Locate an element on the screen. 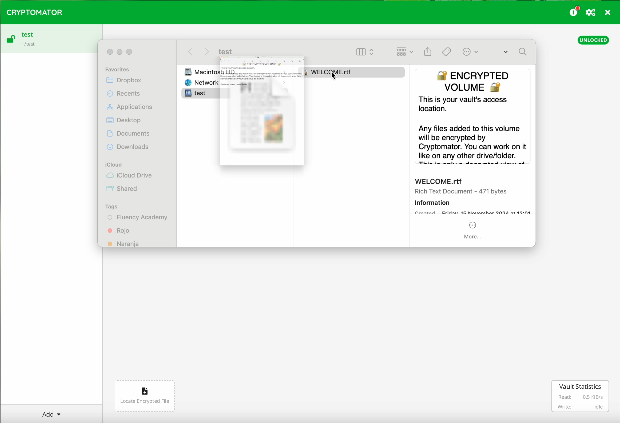 Image resolution: width=620 pixels, height=423 pixels. test is located at coordinates (27, 34).